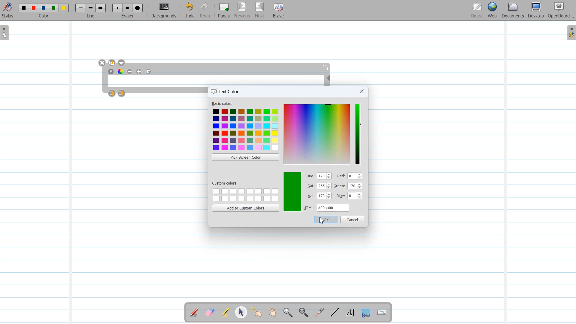 The width and height of the screenshot is (576, 324). What do you see at coordinates (122, 93) in the screenshot?
I see `Layer Down` at bounding box center [122, 93].